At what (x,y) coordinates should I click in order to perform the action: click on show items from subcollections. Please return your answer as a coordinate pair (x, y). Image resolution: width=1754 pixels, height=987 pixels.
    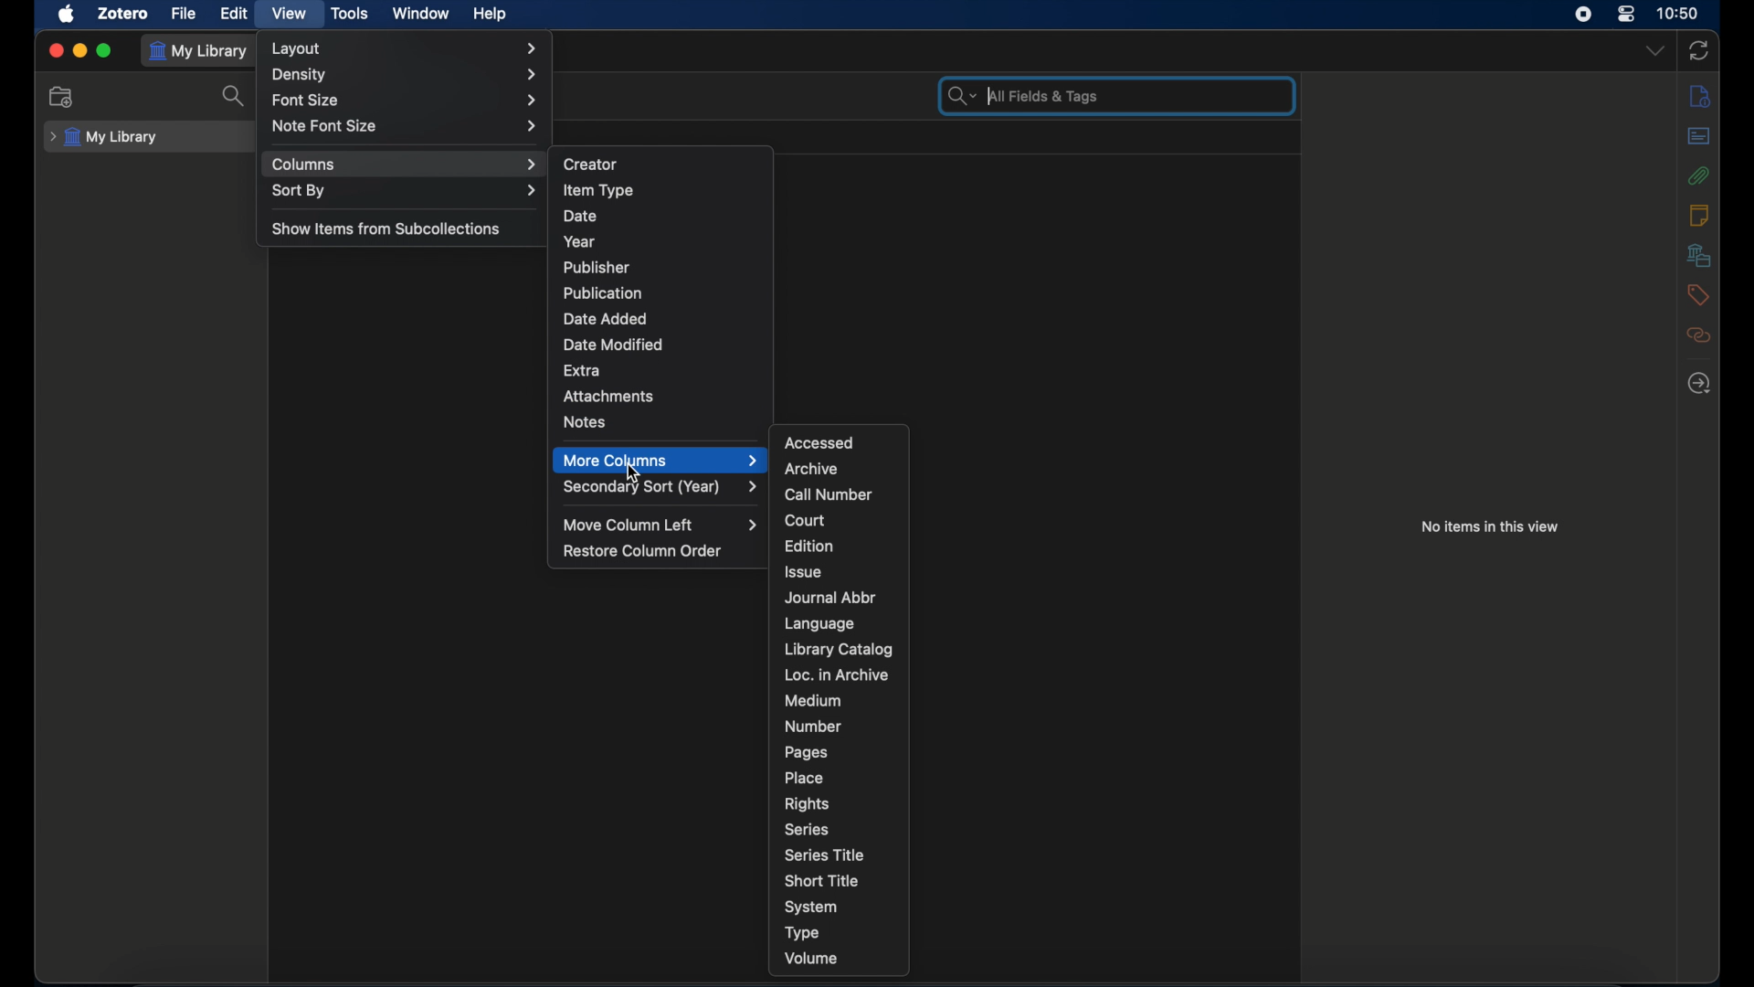
    Looking at the image, I should click on (388, 228).